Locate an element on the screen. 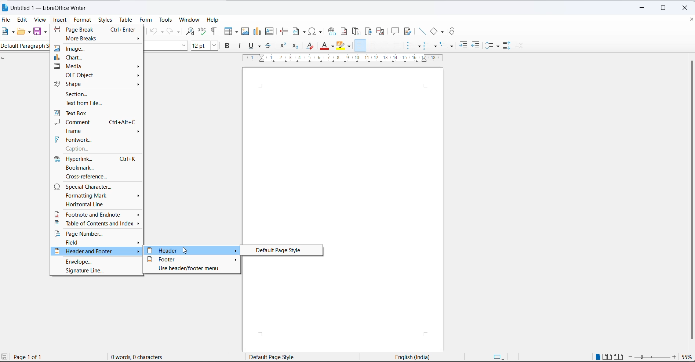  close document is located at coordinates (691, 19).